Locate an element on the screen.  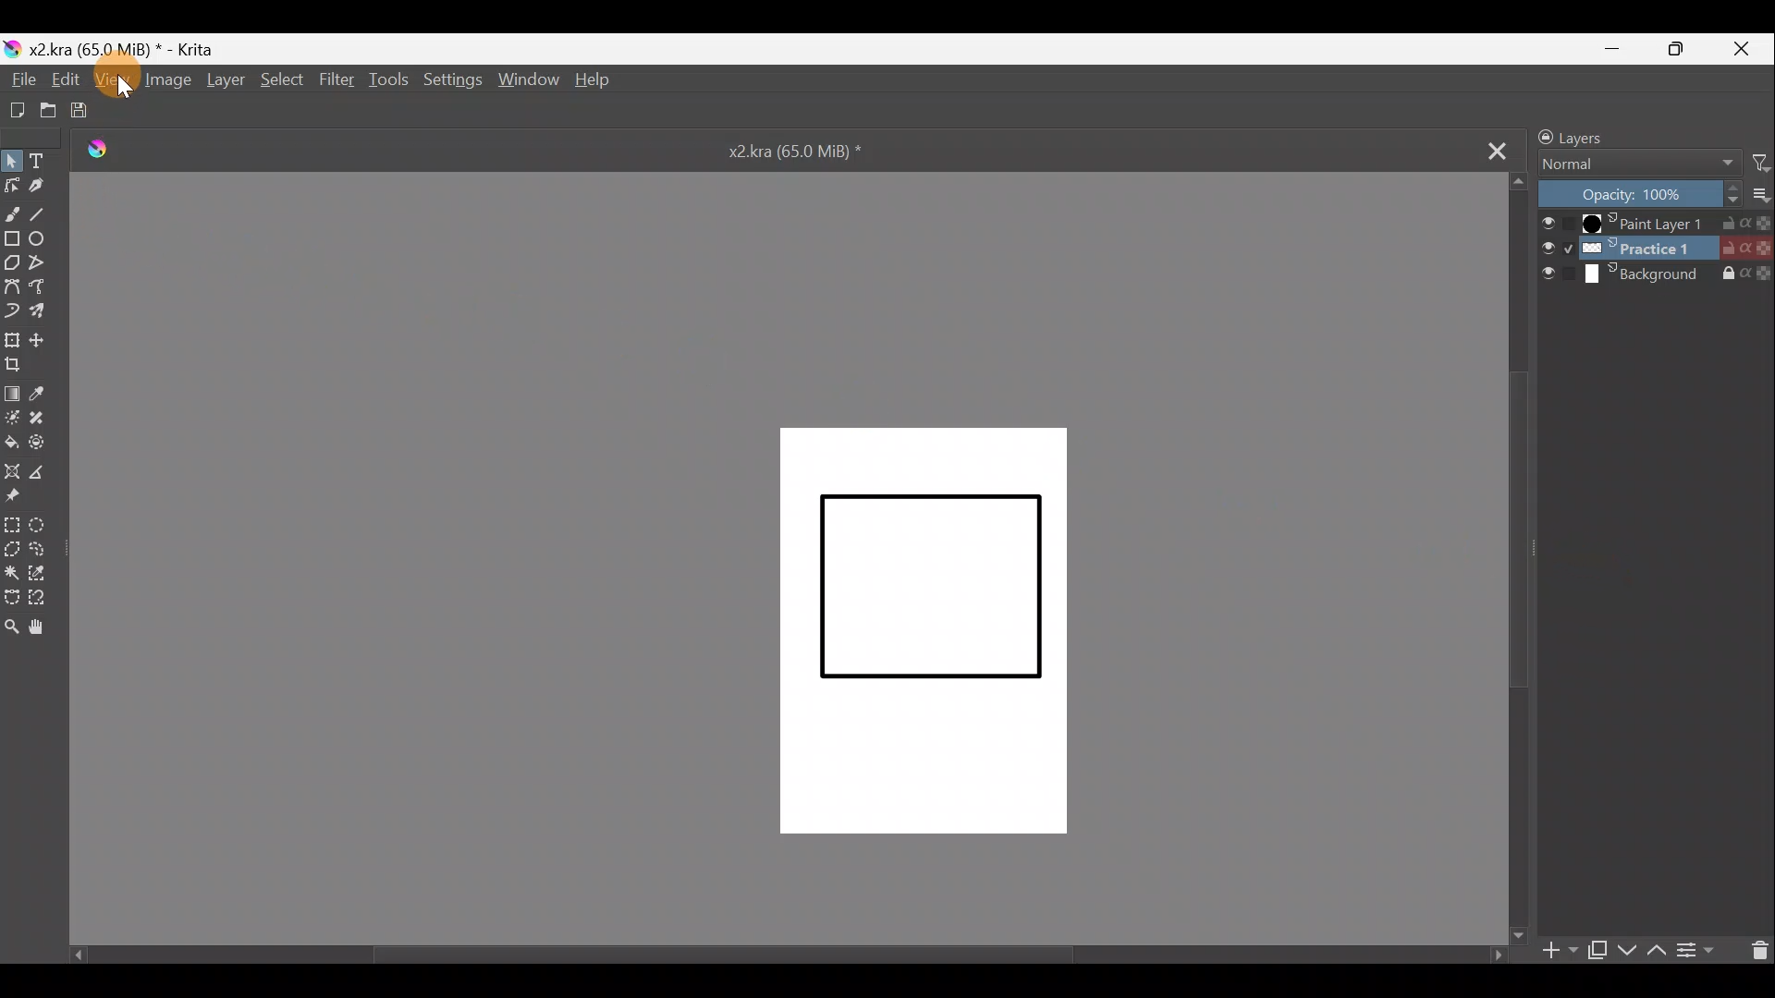
Layer opacity is located at coordinates (1641, 195).